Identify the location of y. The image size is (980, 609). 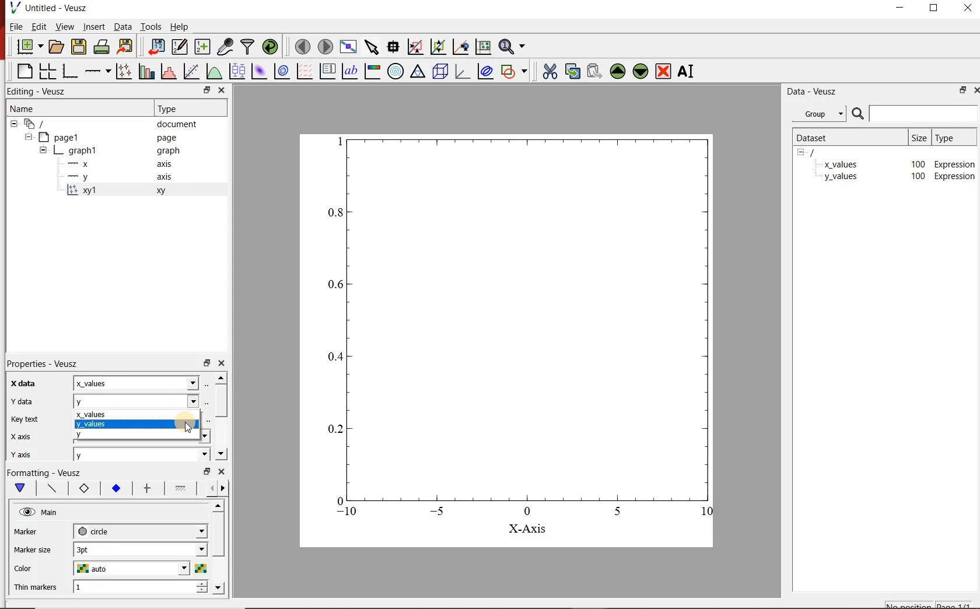
(142, 454).